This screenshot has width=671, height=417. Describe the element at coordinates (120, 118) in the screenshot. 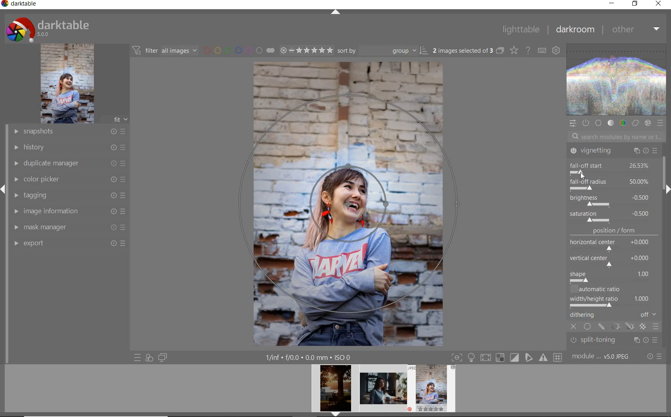

I see `frt` at that location.